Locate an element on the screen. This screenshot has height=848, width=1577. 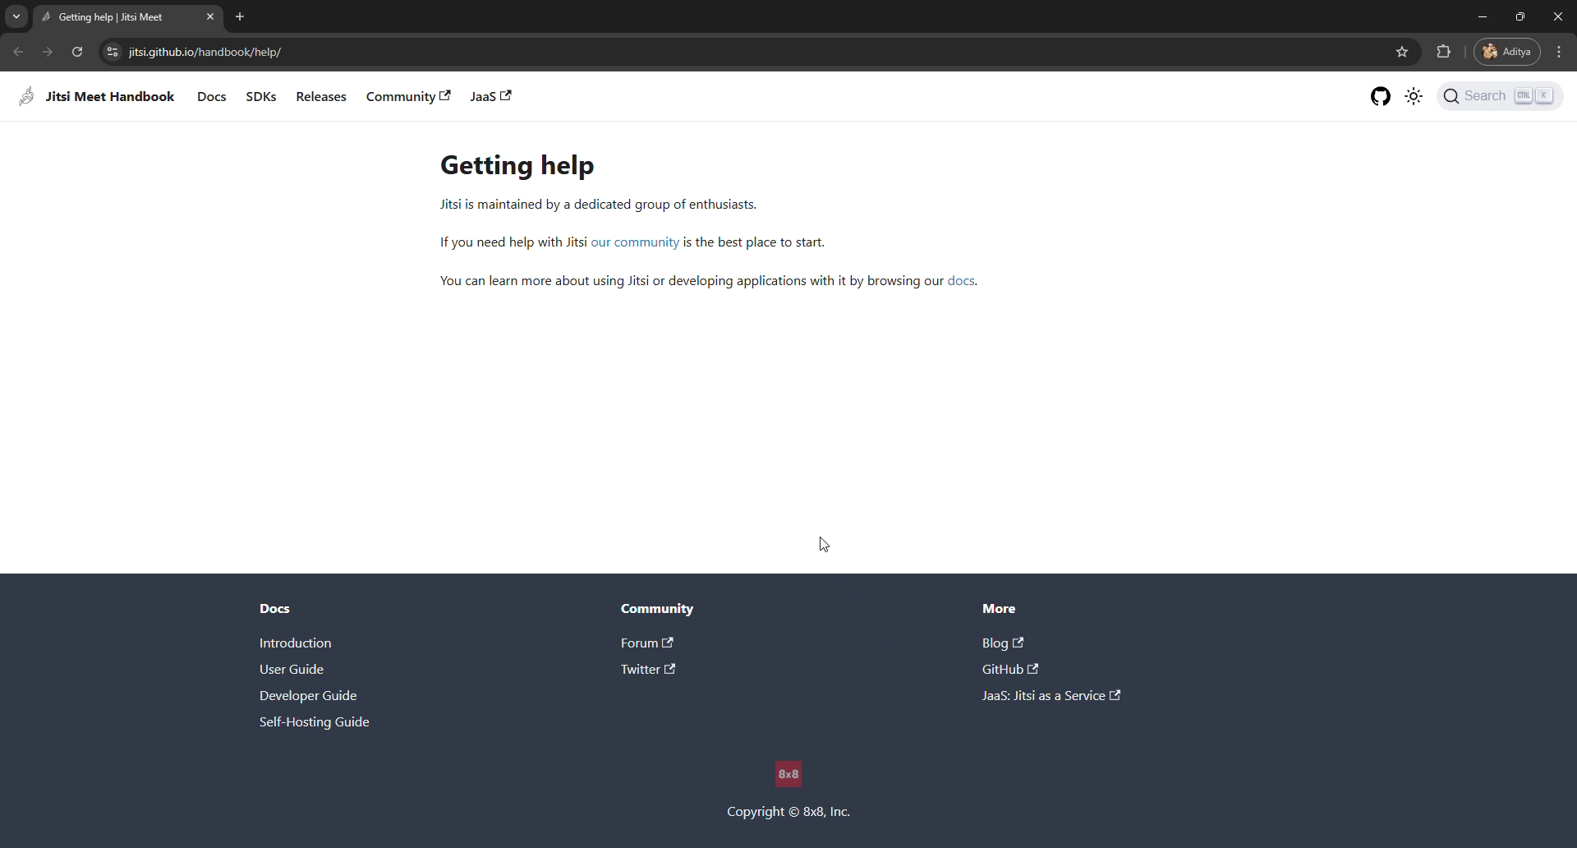
extensions is located at coordinates (1443, 52).